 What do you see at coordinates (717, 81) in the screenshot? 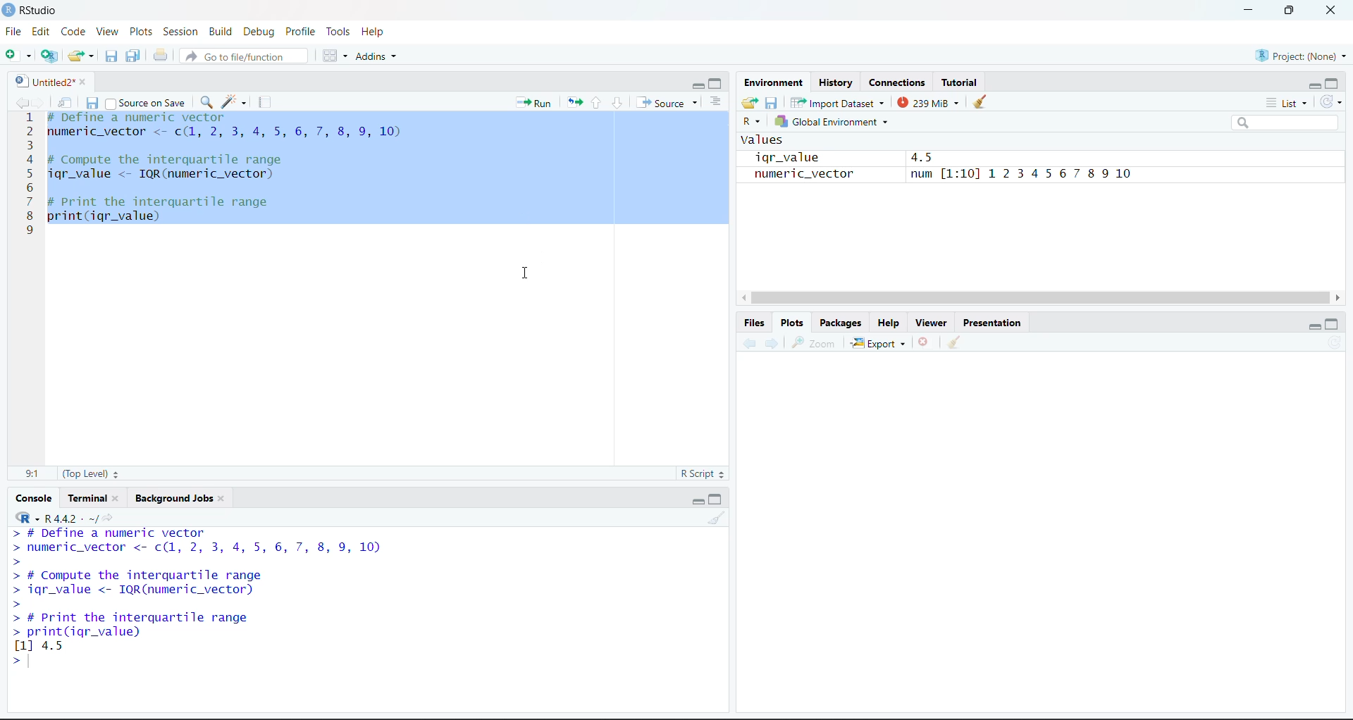
I see `Maximize` at bounding box center [717, 81].